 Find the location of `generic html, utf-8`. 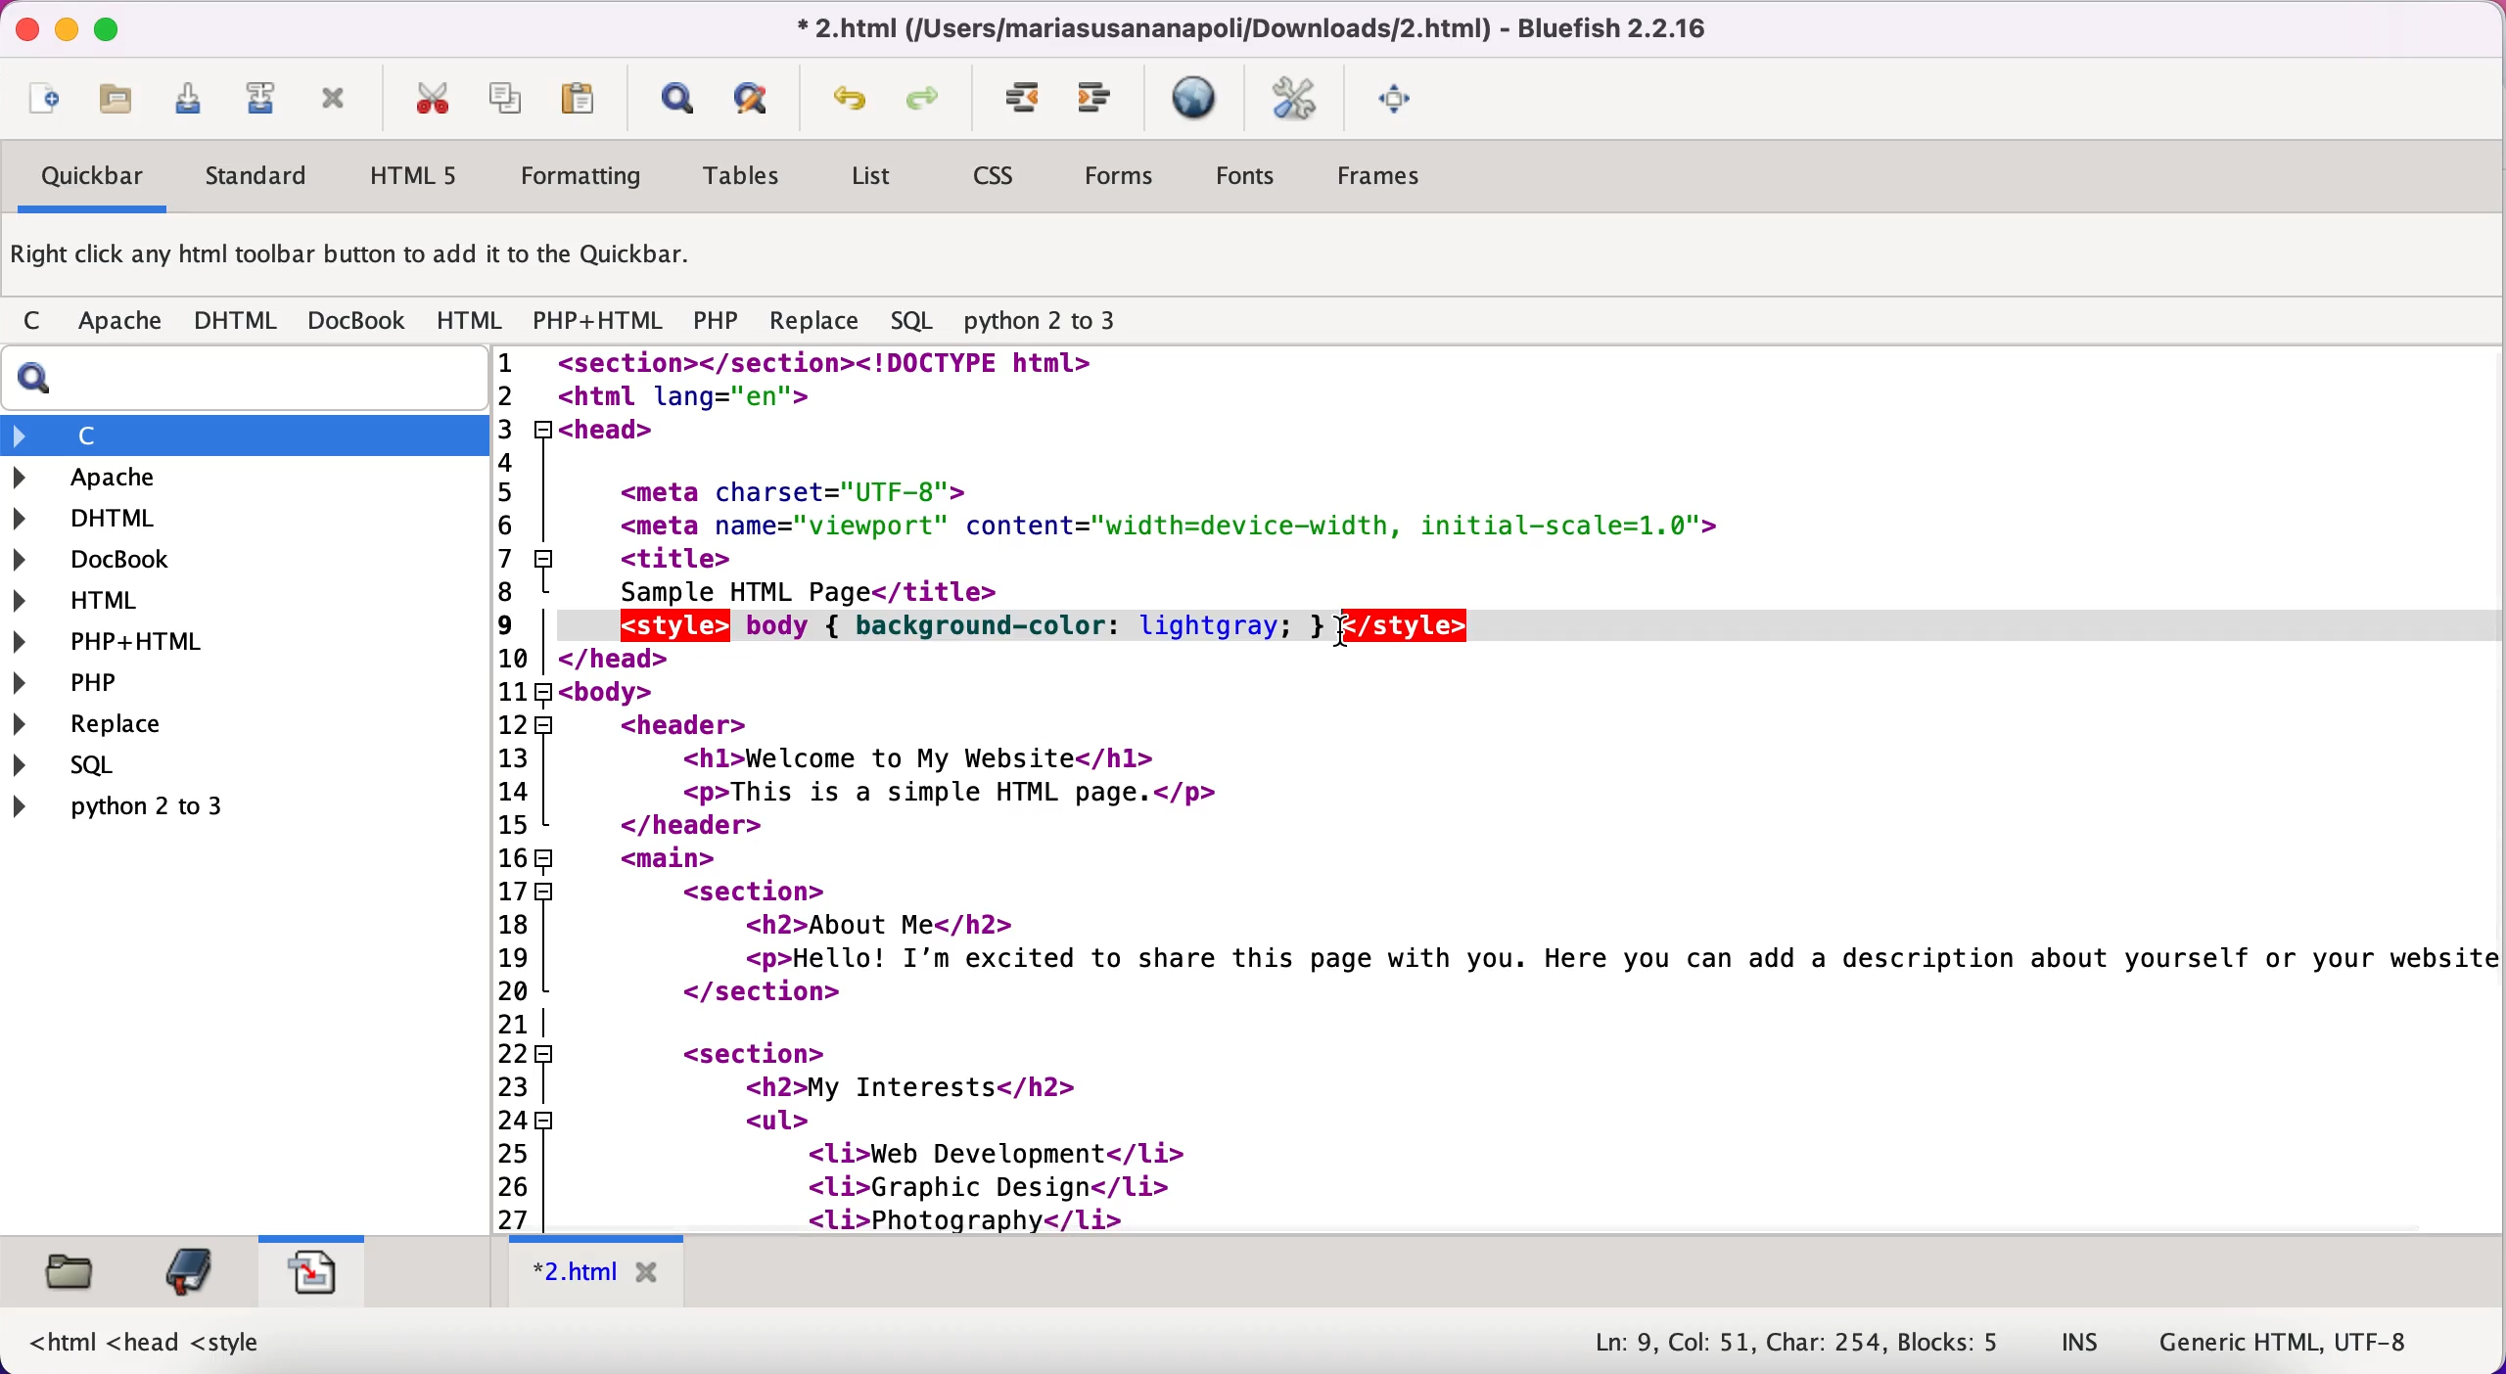

generic html, utf-8 is located at coordinates (2302, 1340).